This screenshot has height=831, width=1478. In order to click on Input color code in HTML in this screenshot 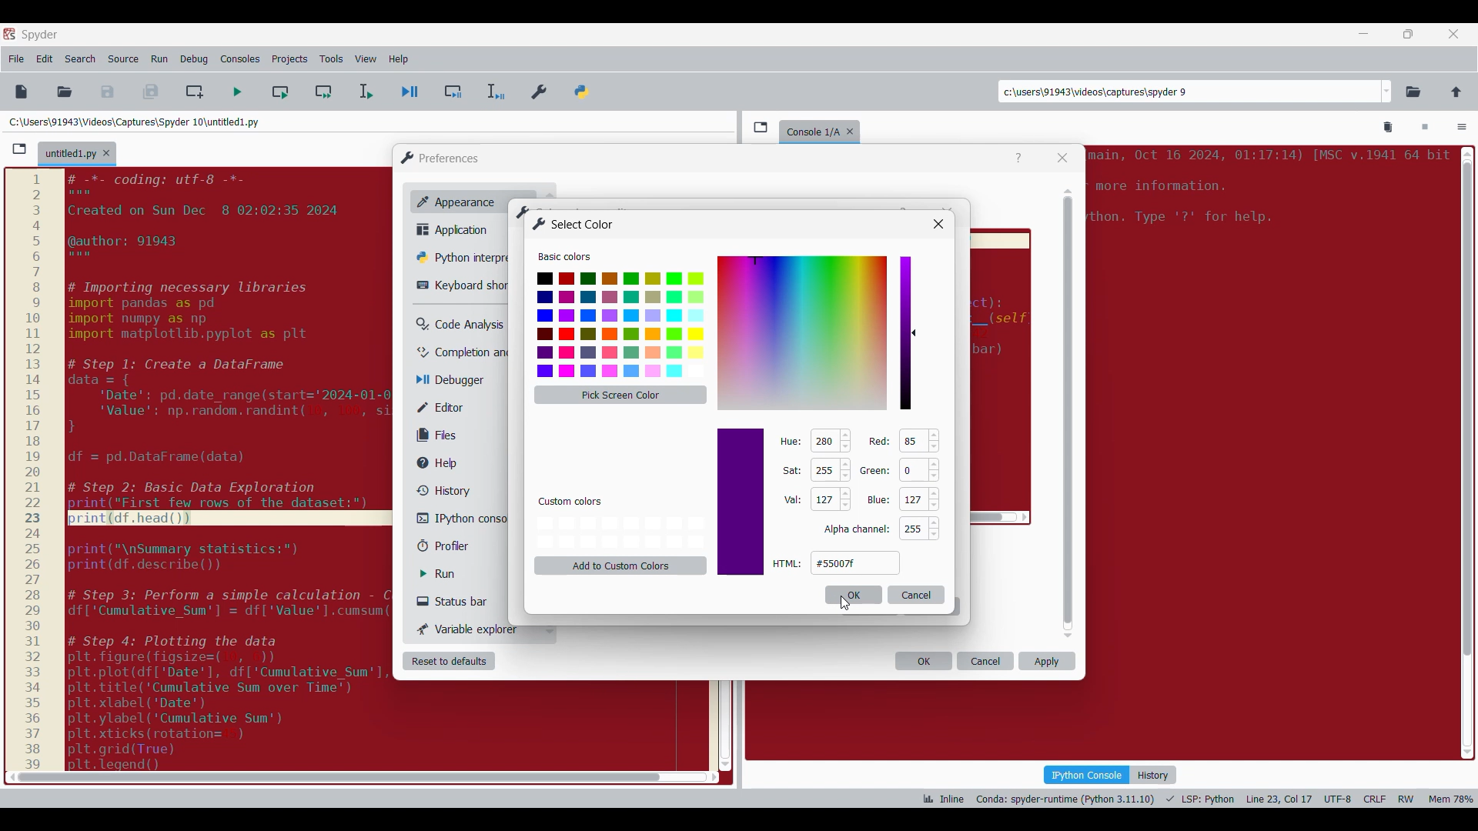, I will do `click(855, 562)`.